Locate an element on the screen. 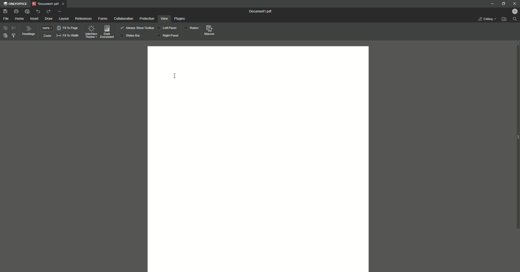 This screenshot has width=520, height=272. Minimize is located at coordinates (491, 4).